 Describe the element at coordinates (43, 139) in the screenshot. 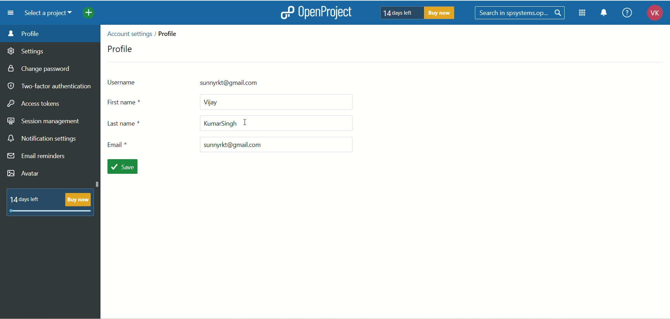

I see `notification settings` at that location.